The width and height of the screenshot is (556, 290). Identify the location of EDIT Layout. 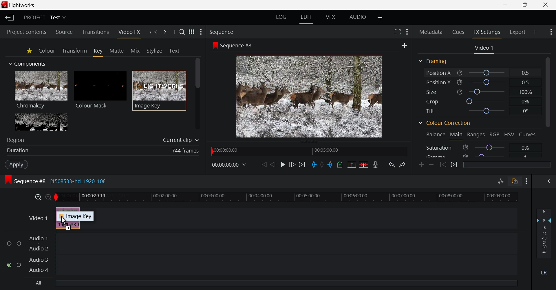
(306, 18).